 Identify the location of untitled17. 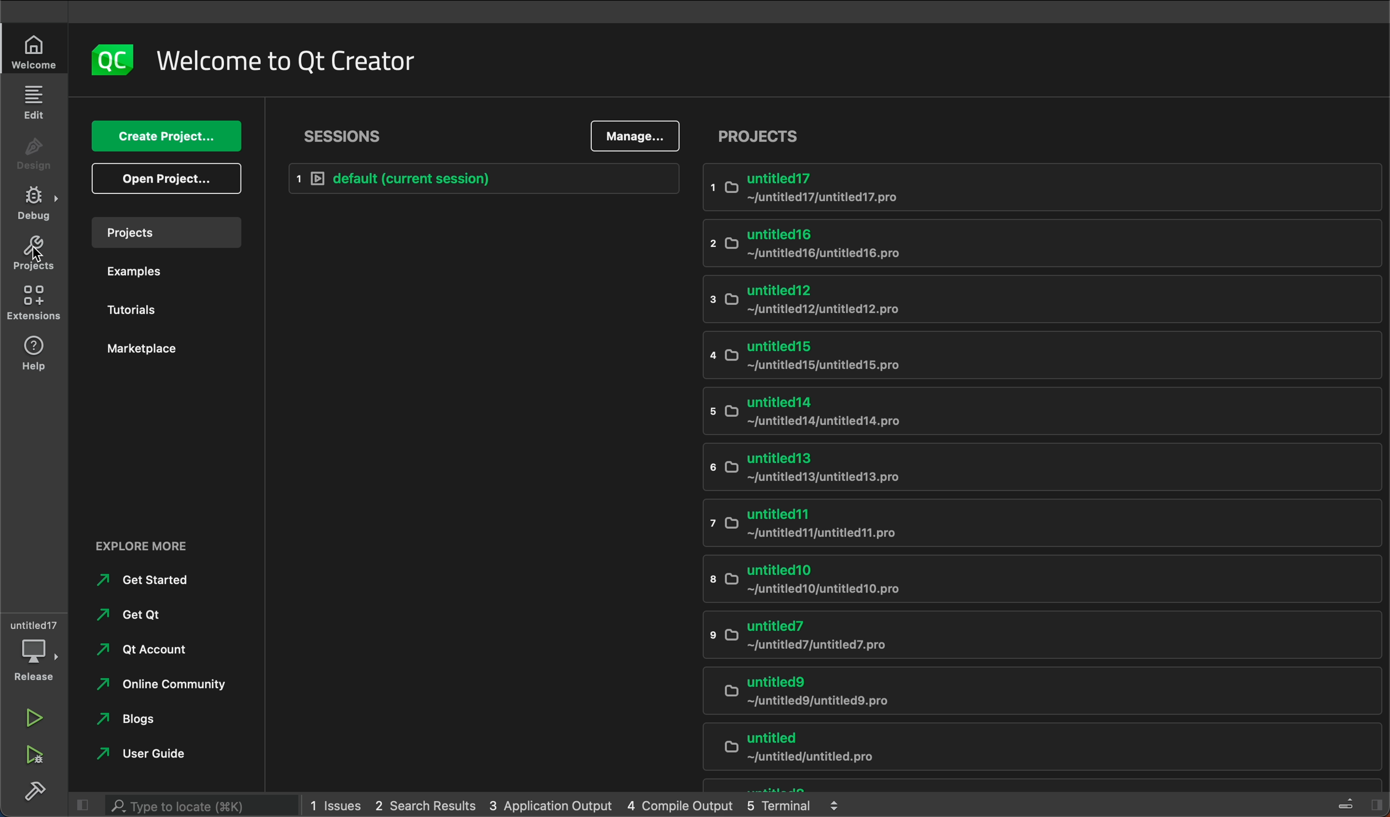
(1038, 189).